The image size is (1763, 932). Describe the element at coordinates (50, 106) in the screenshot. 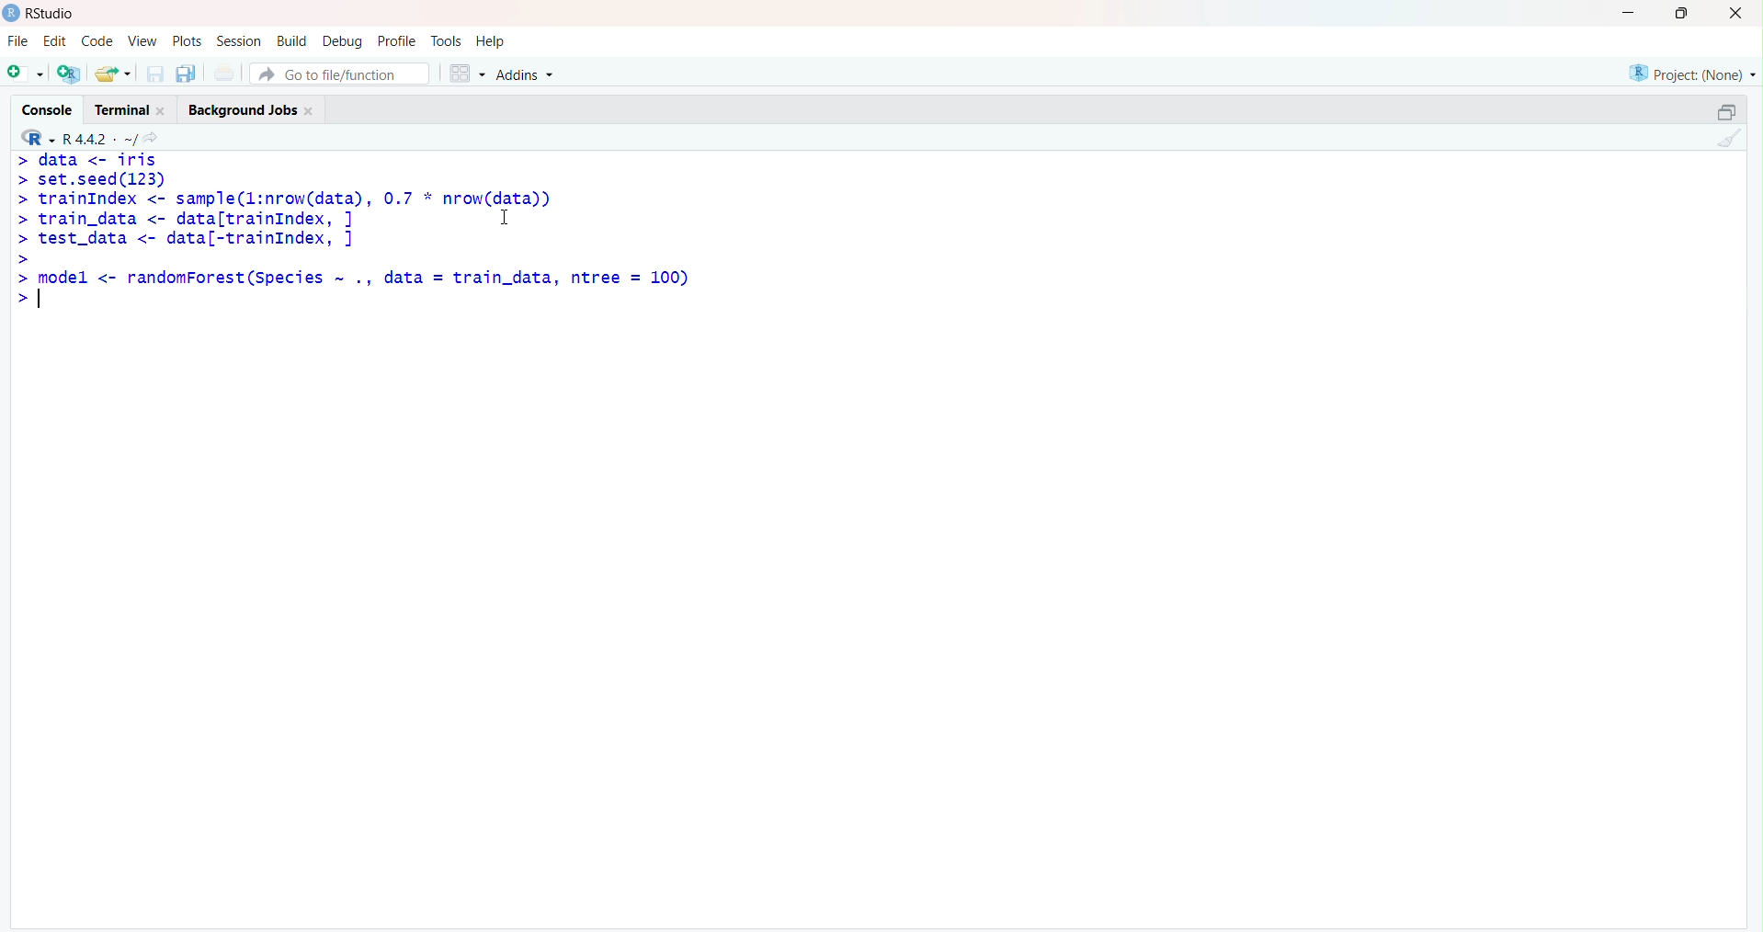

I see `Console` at that location.